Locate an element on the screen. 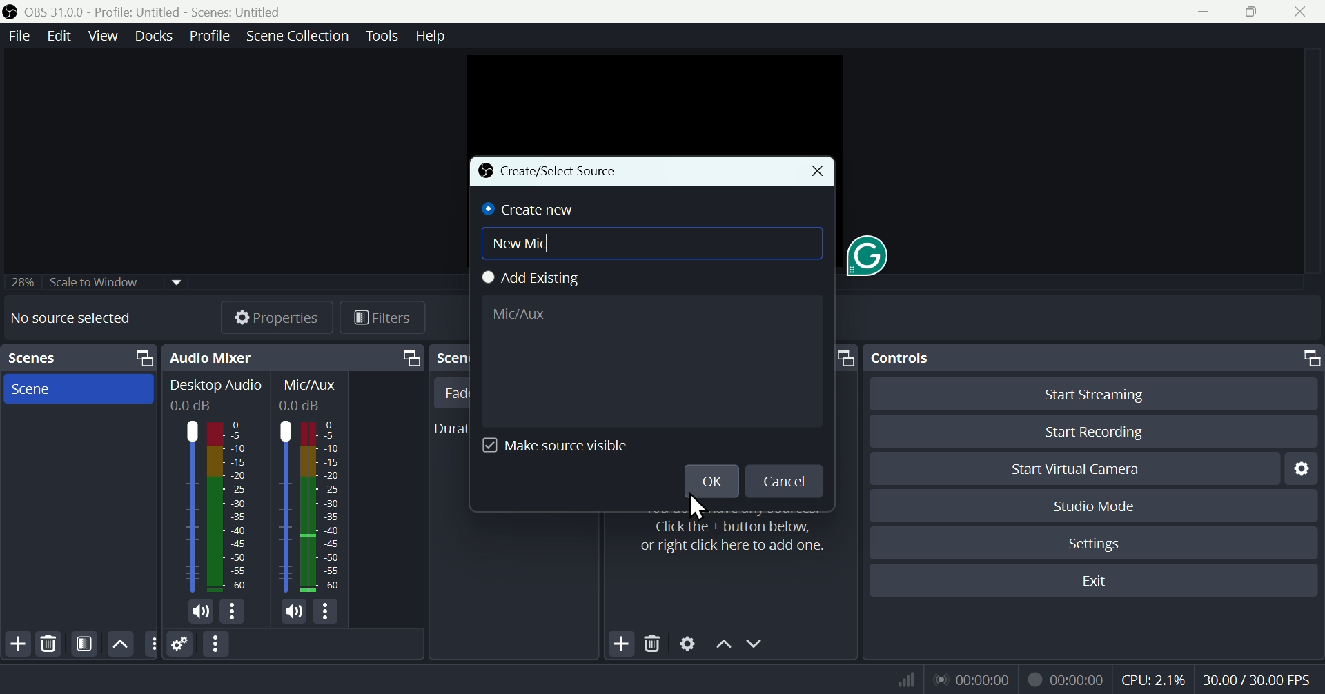  Scene collection is located at coordinates (300, 38).